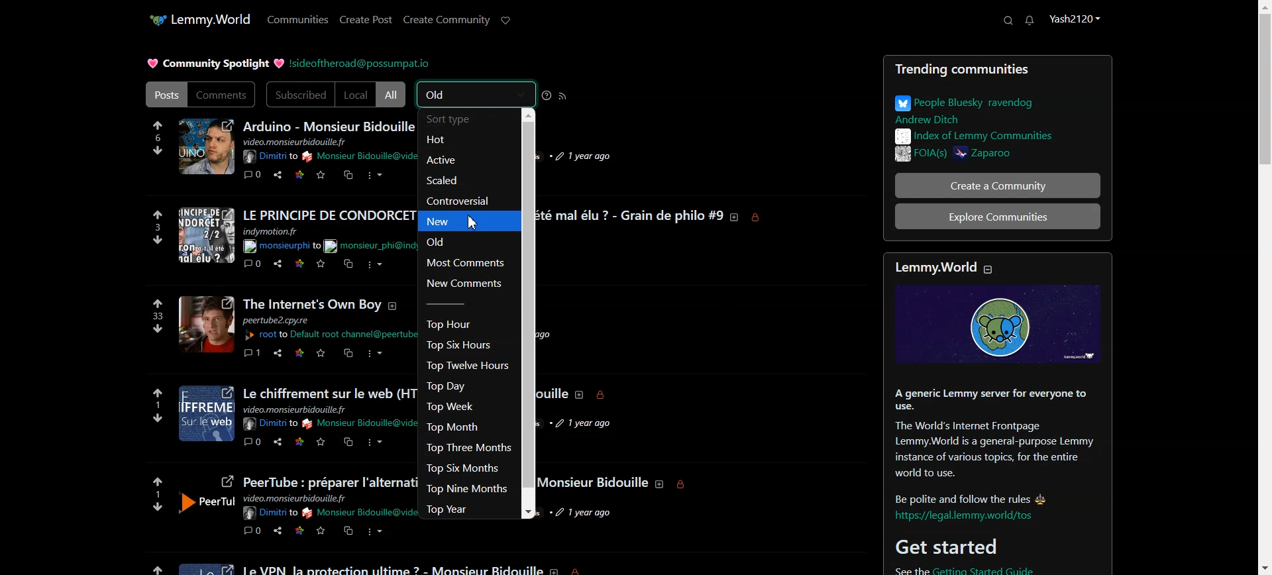 The width and height of the screenshot is (1272, 575). Describe the element at coordinates (374, 264) in the screenshot. I see `` at that location.